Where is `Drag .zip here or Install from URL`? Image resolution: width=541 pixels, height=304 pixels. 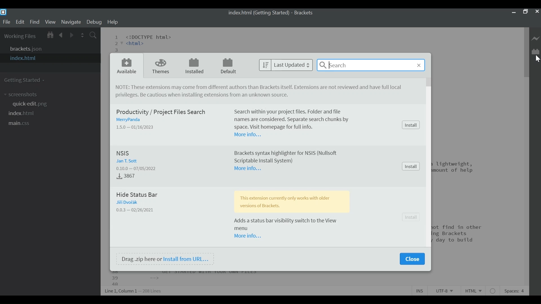
Drag .zip here or Install from URL is located at coordinates (165, 259).